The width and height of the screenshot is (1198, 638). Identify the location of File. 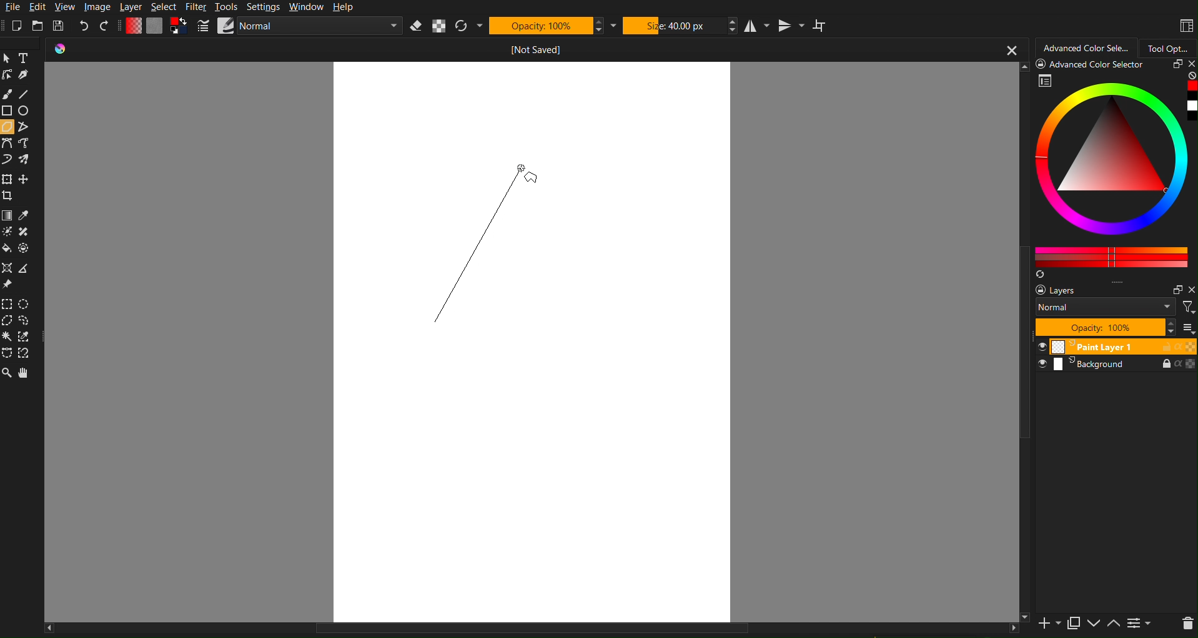
(12, 7).